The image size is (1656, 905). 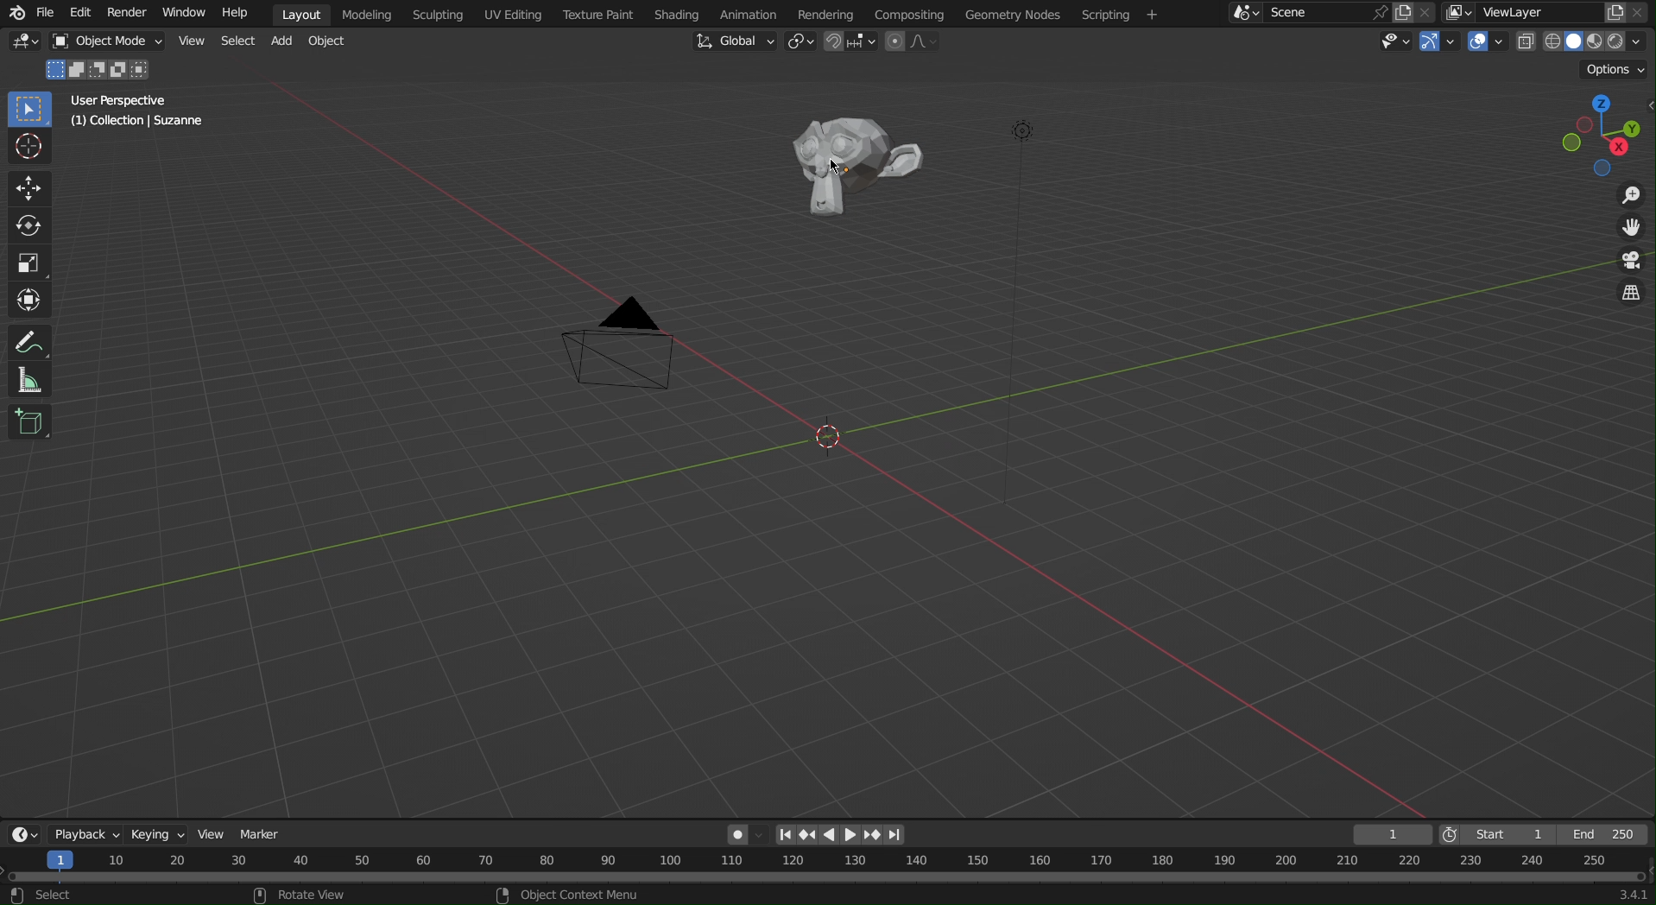 I want to click on User Perspective, so click(x=116, y=99).